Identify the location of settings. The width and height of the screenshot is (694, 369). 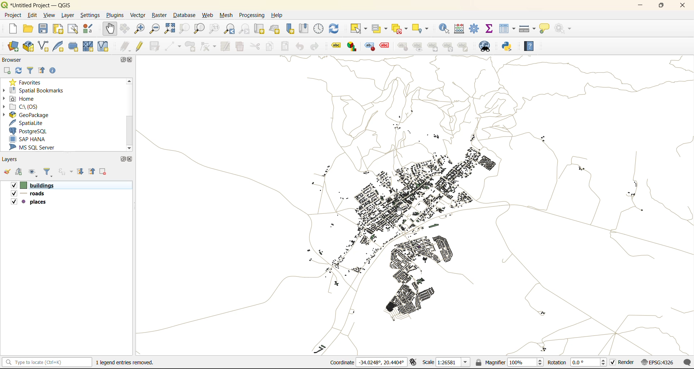
(90, 14).